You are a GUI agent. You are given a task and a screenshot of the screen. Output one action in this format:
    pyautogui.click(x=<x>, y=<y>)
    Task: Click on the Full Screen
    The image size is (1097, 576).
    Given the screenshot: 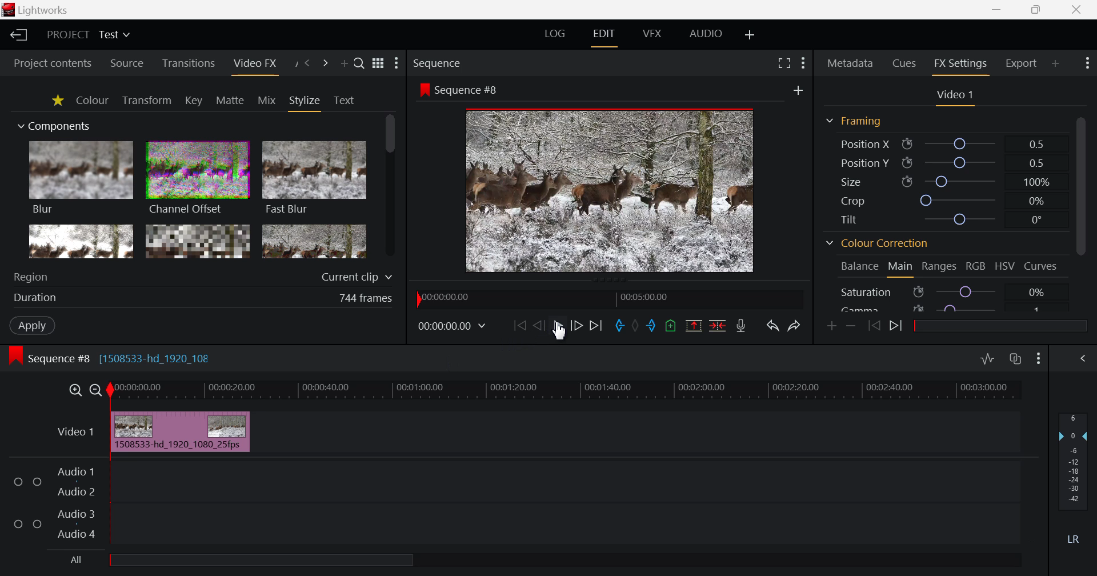 What is the action you would take?
    pyautogui.click(x=782, y=65)
    